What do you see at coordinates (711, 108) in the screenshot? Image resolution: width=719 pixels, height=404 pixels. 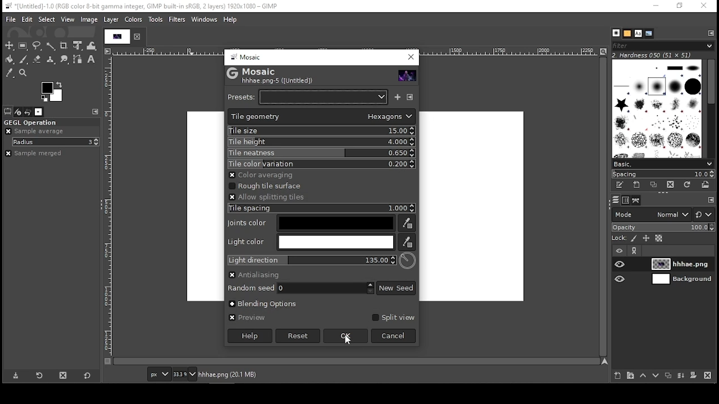 I see `scroll bar` at bounding box center [711, 108].